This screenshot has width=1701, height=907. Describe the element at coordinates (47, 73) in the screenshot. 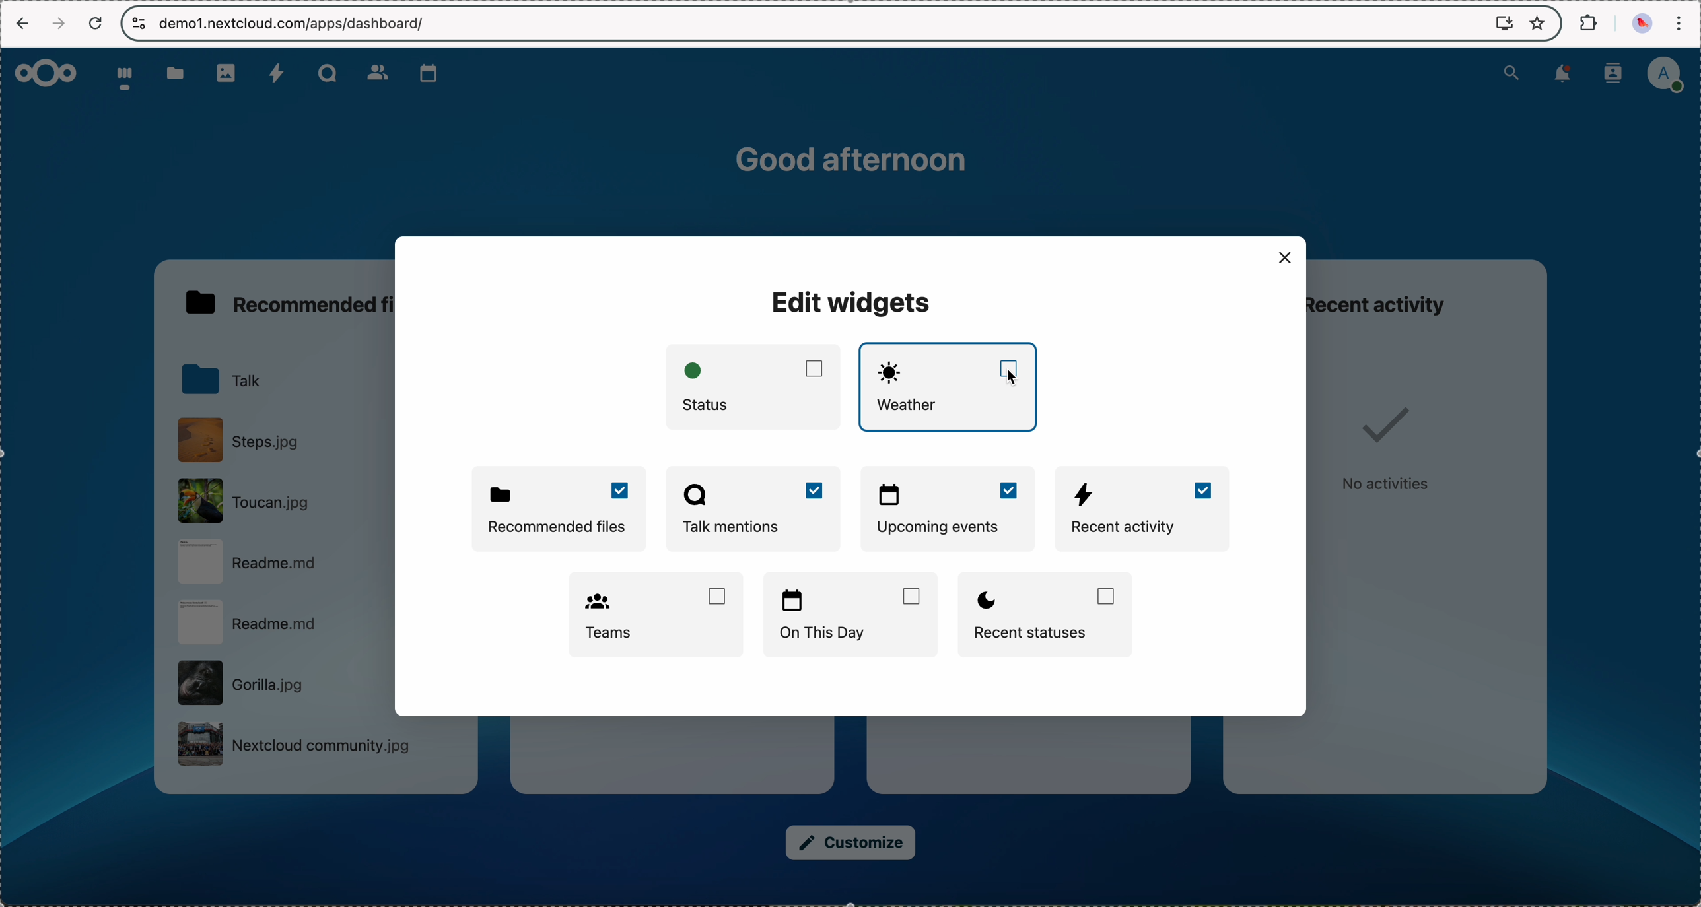

I see `Nextcloud` at that location.